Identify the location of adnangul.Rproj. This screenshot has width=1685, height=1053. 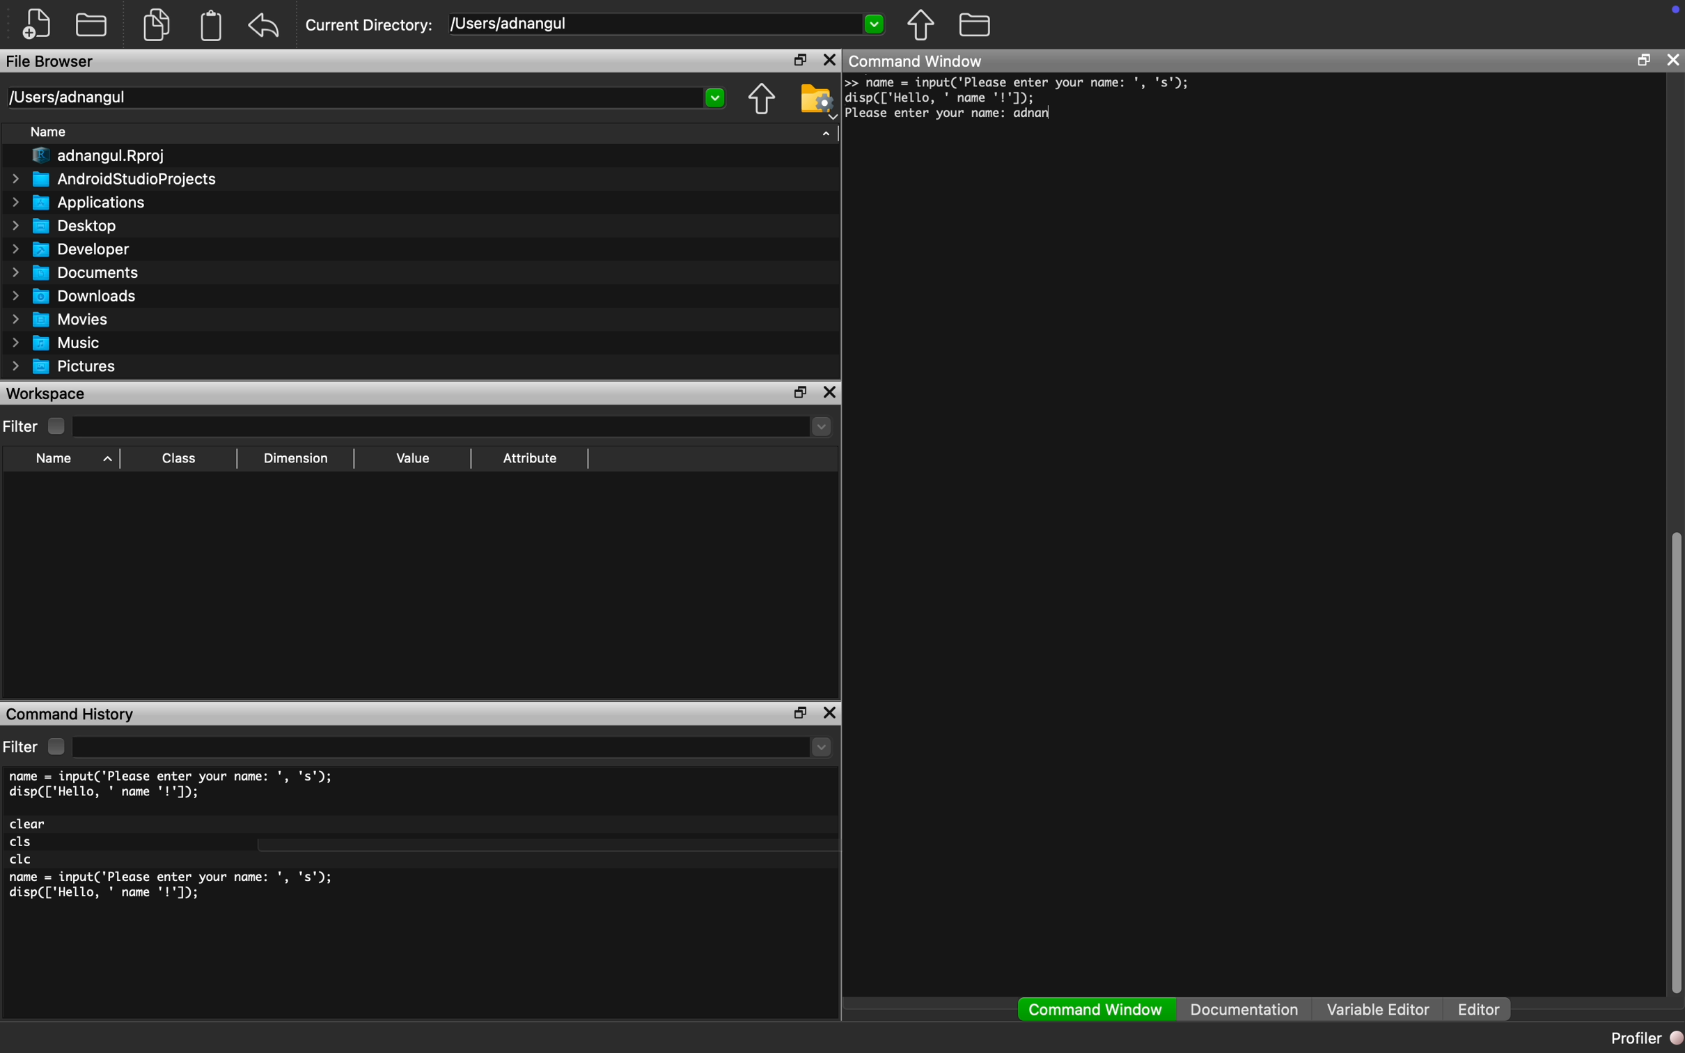
(101, 156).